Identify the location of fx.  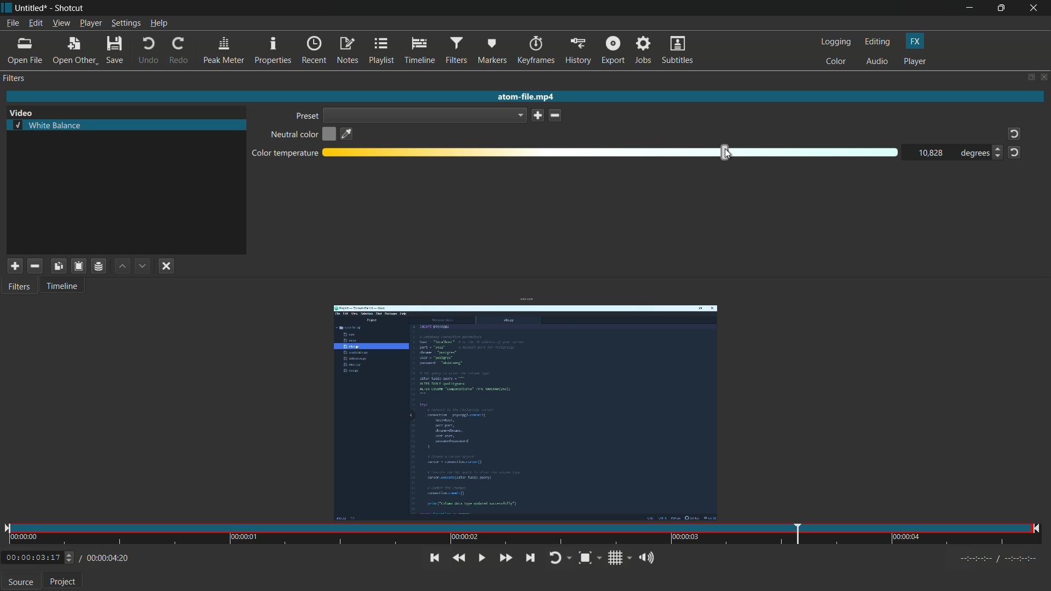
(915, 42).